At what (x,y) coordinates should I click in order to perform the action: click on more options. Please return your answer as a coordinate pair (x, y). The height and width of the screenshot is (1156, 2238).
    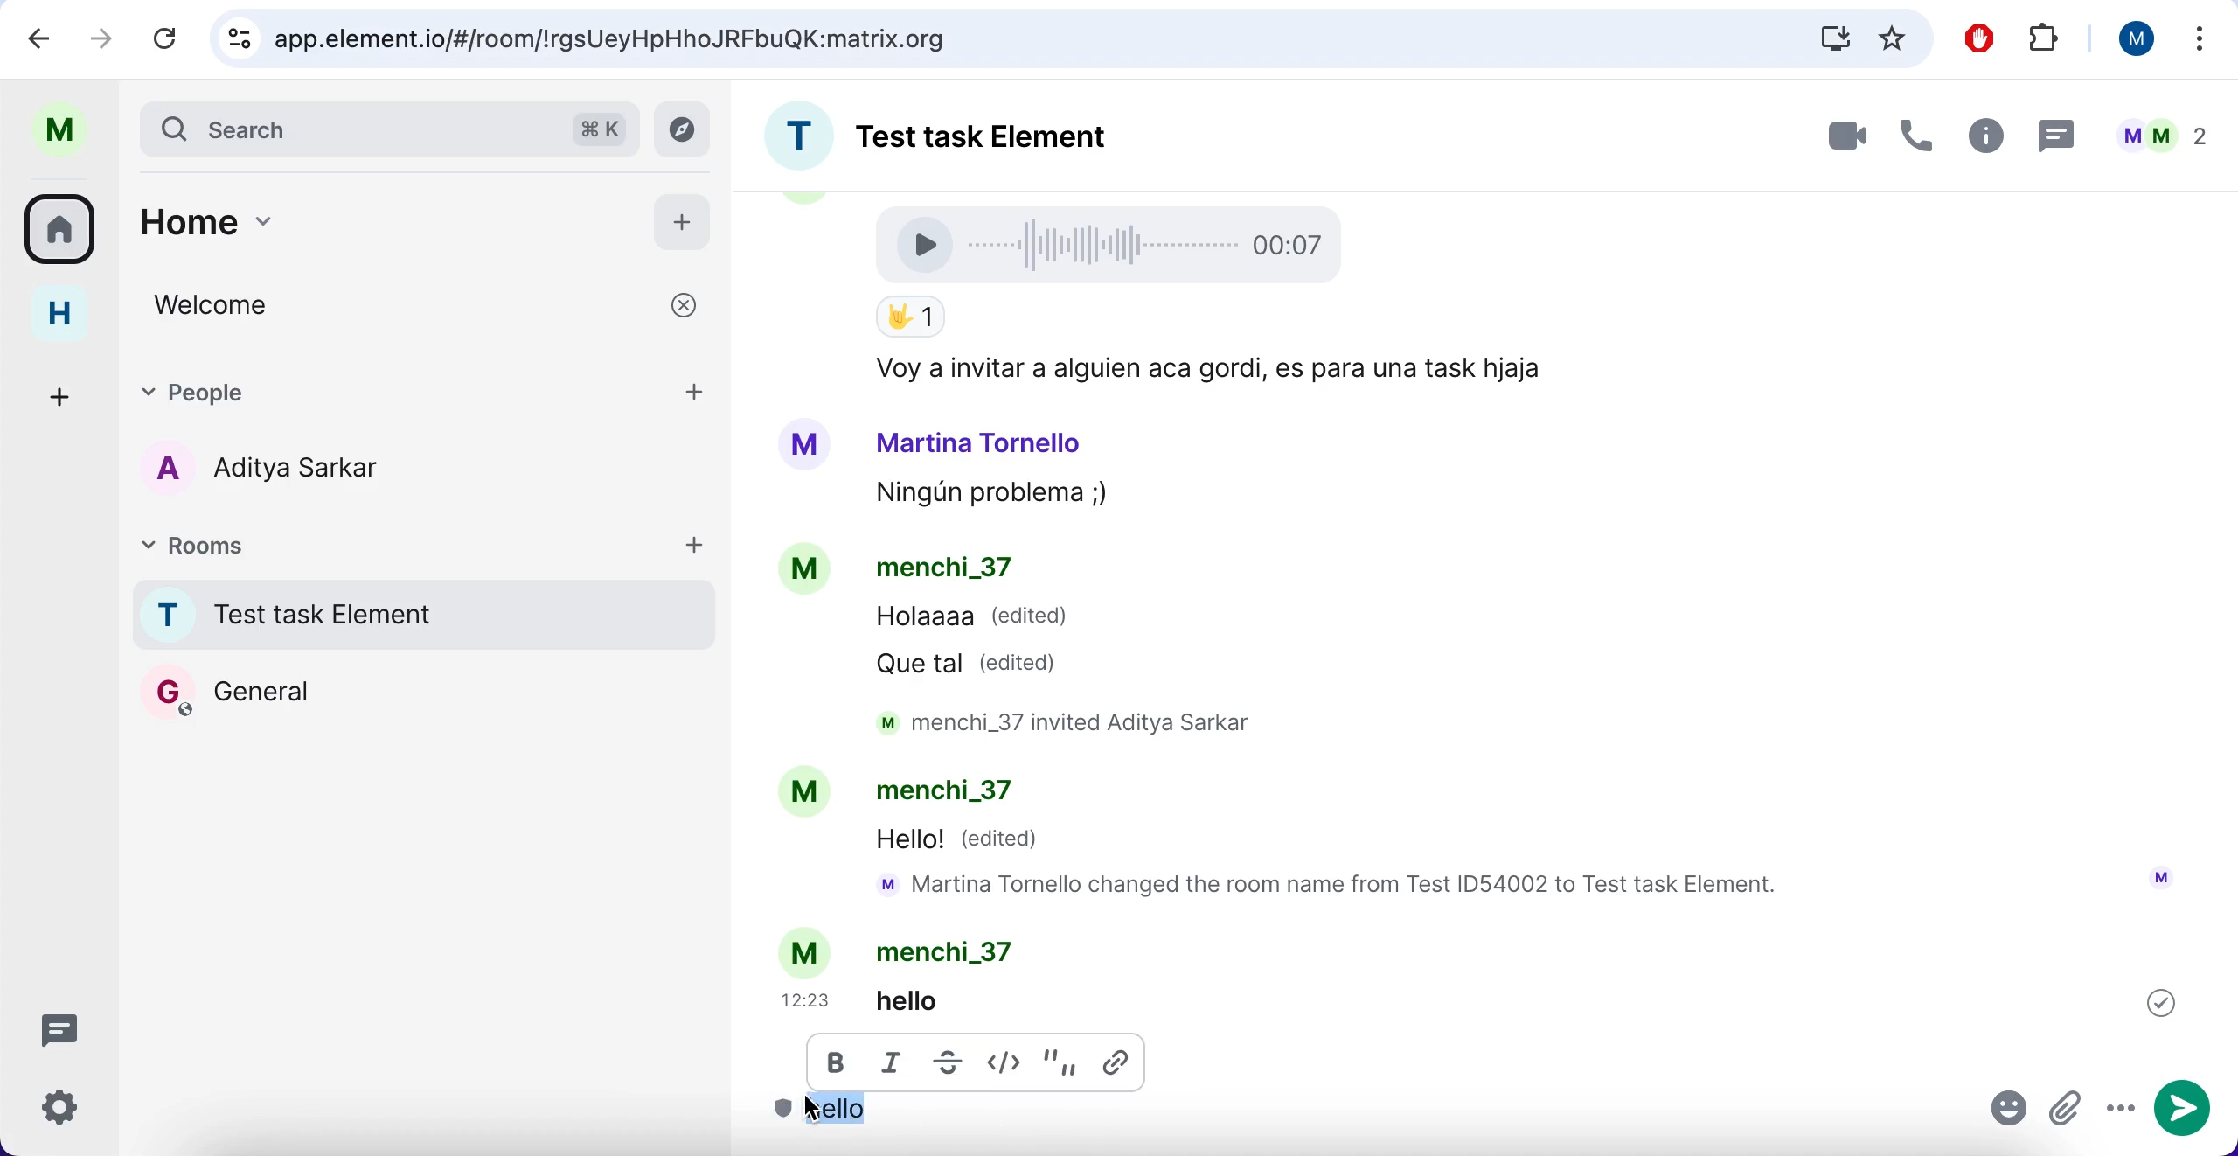
    Looking at the image, I should click on (2201, 43).